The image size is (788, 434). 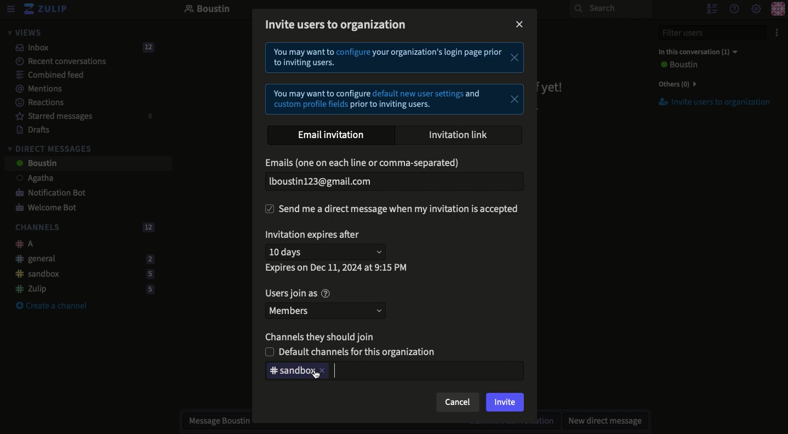 What do you see at coordinates (695, 52) in the screenshot?
I see `In this conversation` at bounding box center [695, 52].